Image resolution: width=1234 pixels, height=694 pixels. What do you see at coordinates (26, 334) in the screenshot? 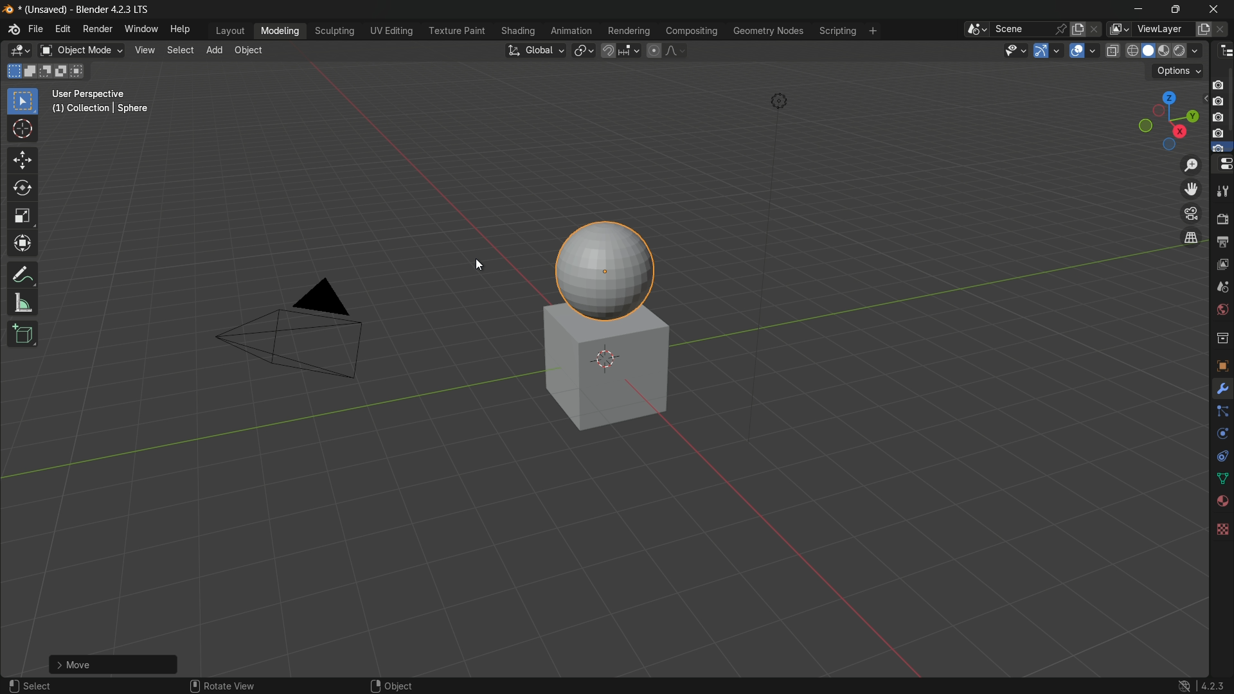
I see `add cube` at bounding box center [26, 334].